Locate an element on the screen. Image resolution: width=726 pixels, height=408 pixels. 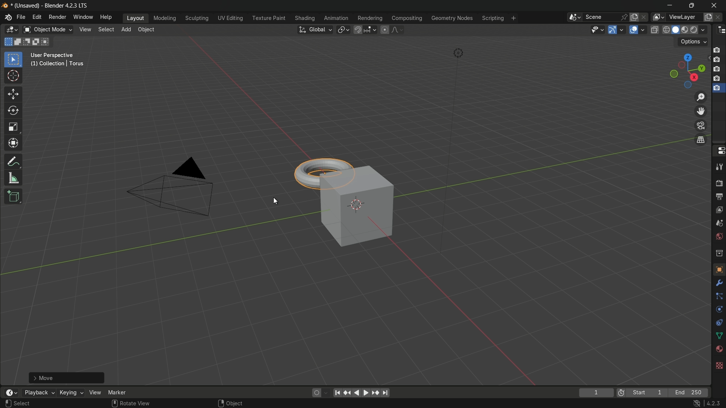
texture paint is located at coordinates (268, 18).